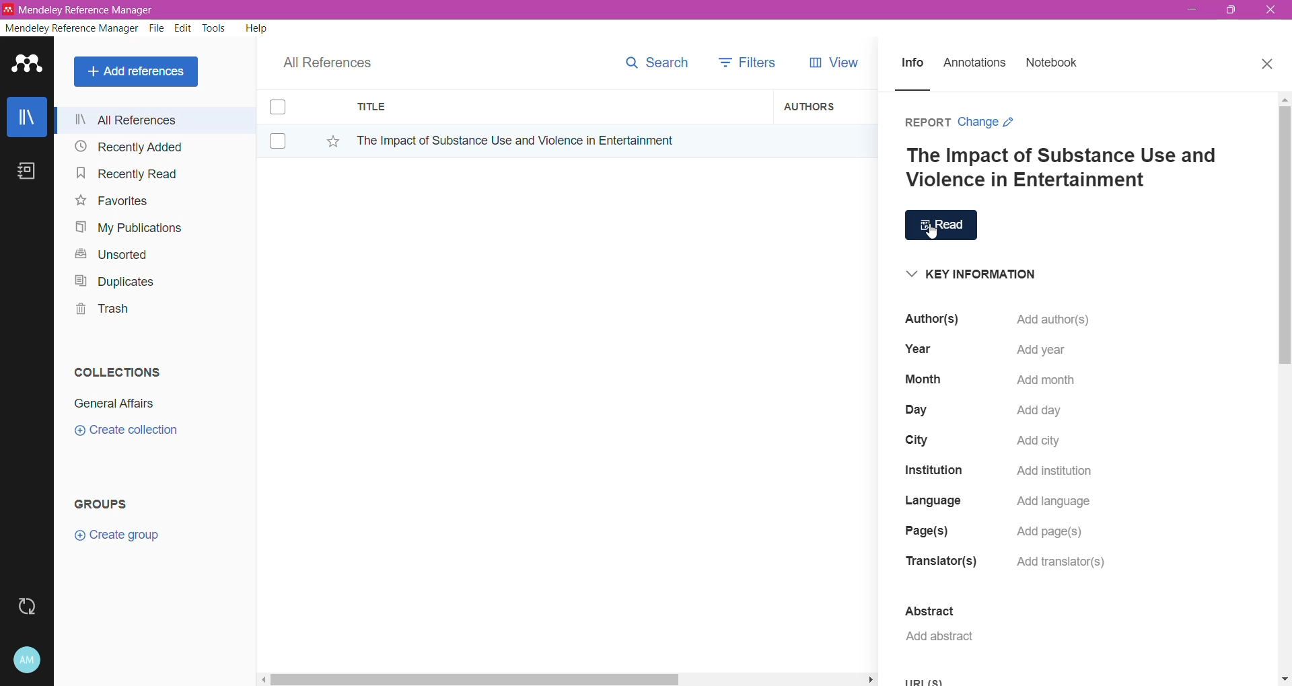 The width and height of the screenshot is (1292, 686). I want to click on Click to Add Language, so click(1060, 502).